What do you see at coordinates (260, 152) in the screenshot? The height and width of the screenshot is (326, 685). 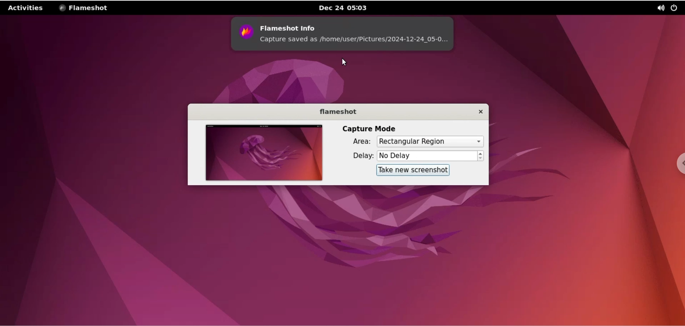 I see `screenshot preview` at bounding box center [260, 152].